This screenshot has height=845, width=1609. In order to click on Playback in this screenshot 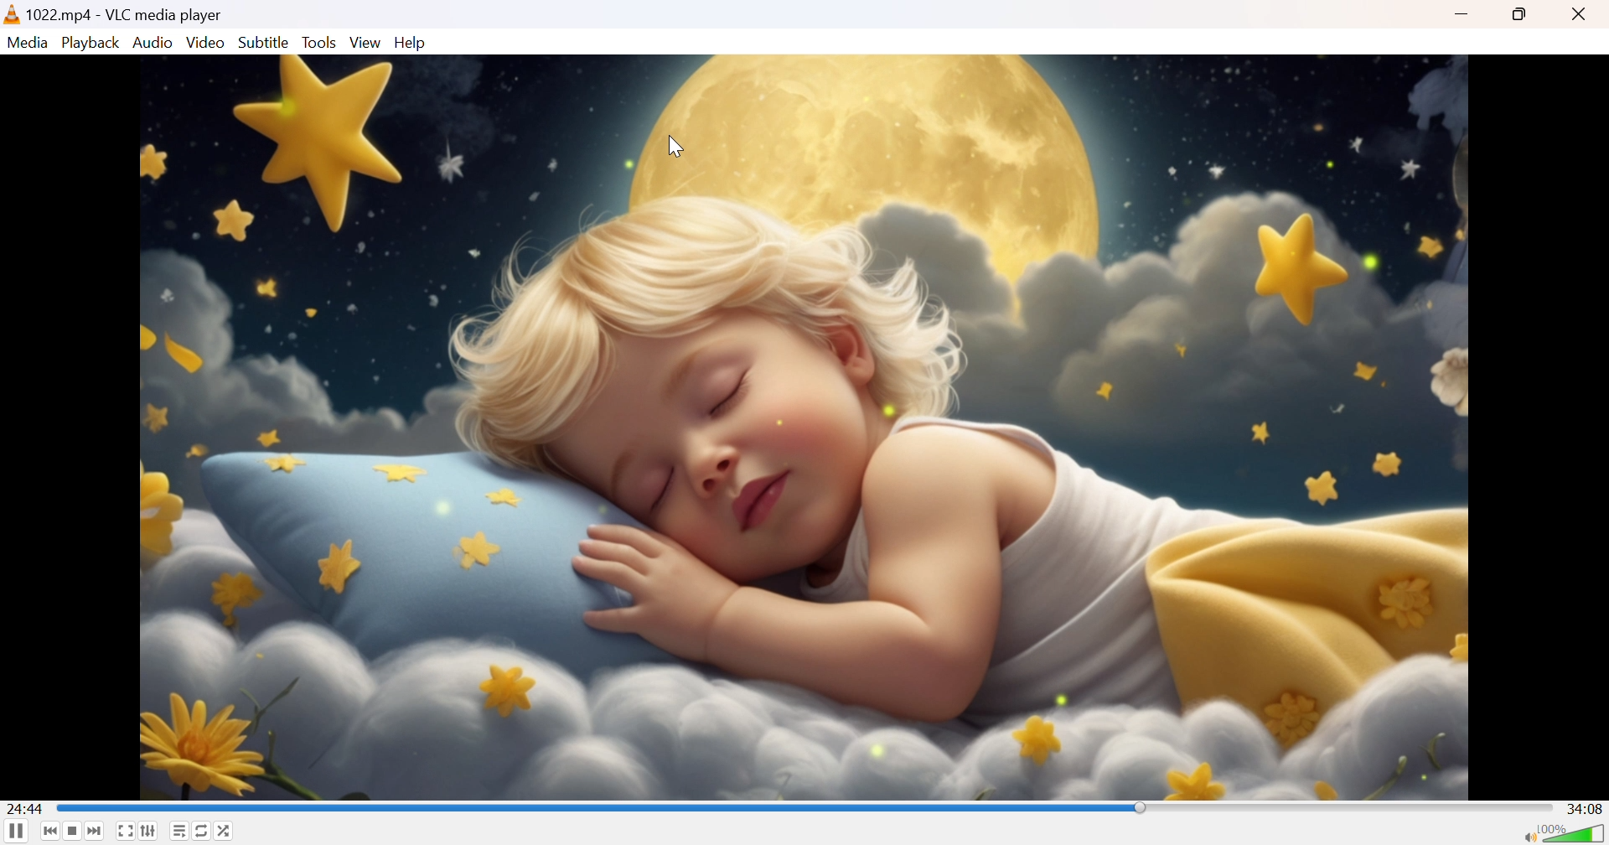, I will do `click(93, 43)`.